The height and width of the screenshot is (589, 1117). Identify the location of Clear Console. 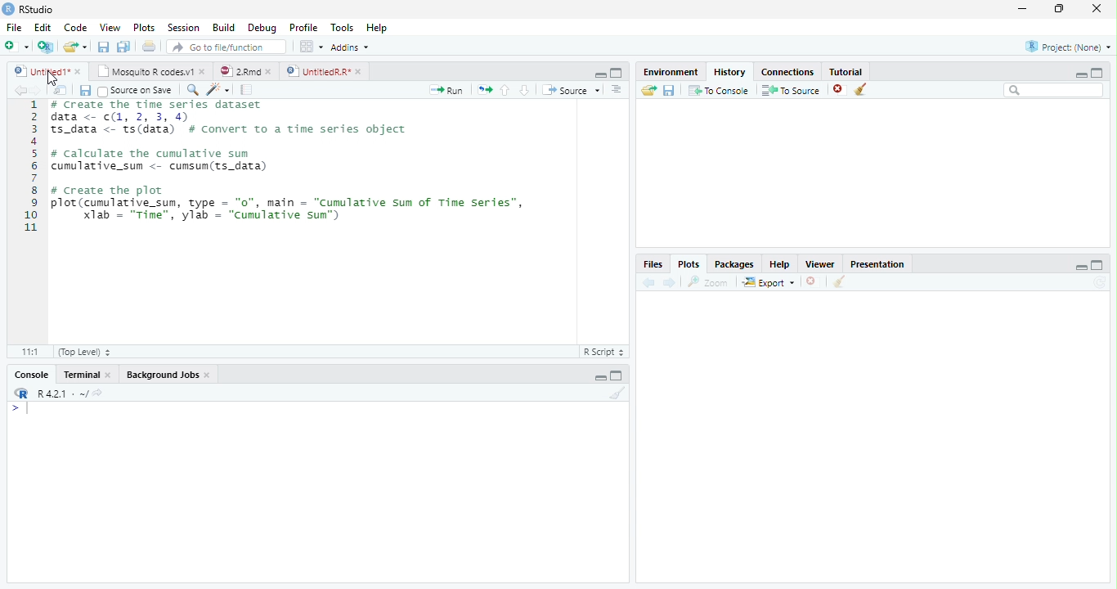
(839, 283).